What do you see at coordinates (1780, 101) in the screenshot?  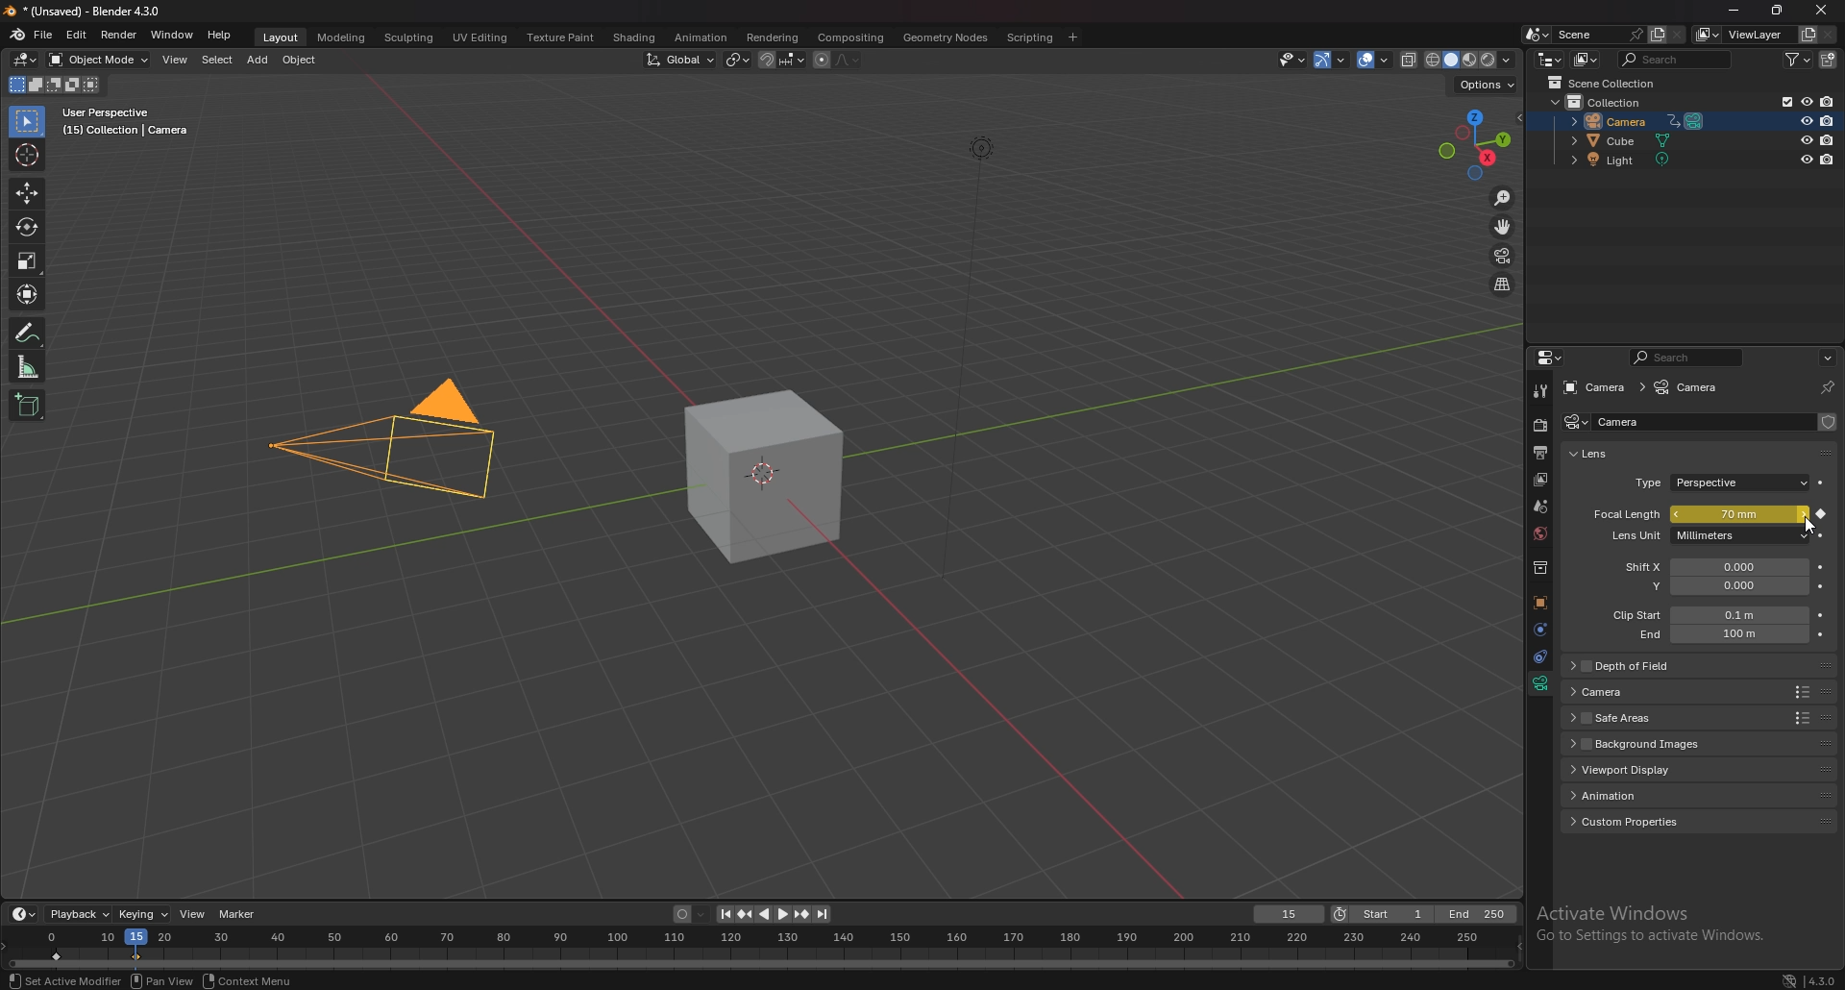 I see `exclude from viewlayer` at bounding box center [1780, 101].